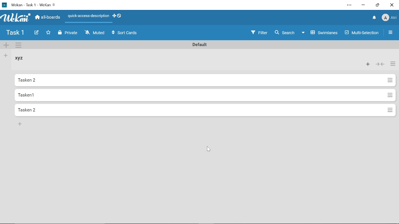 The width and height of the screenshot is (399, 224). What do you see at coordinates (32, 5) in the screenshot?
I see `Current window` at bounding box center [32, 5].